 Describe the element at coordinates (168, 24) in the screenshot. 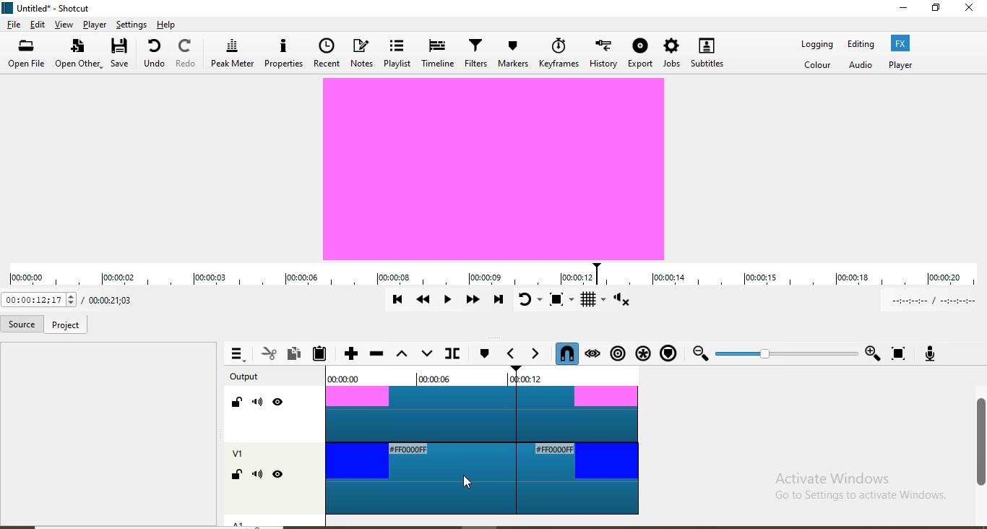

I see `help` at that location.